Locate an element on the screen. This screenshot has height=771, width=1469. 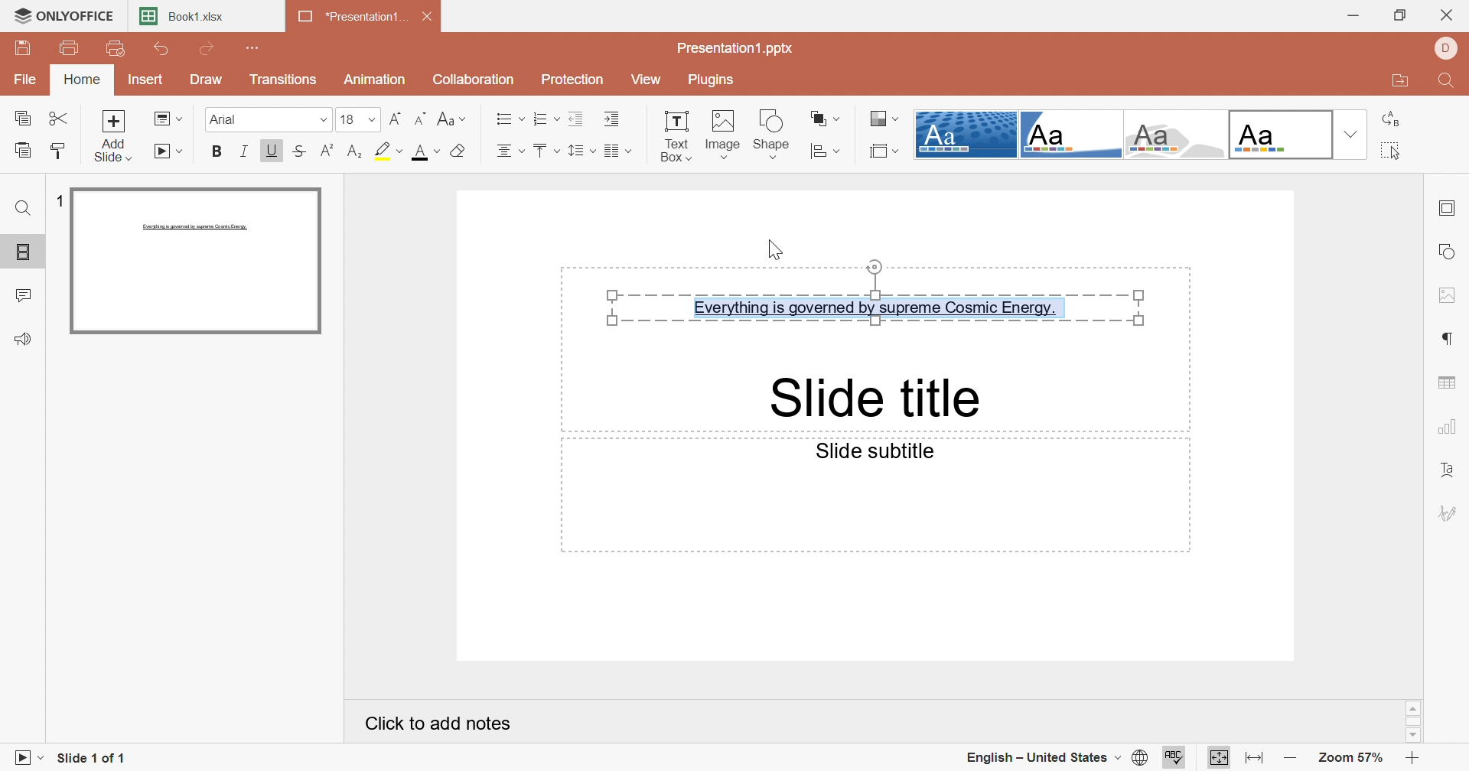
Slide settings is located at coordinates (1449, 207).